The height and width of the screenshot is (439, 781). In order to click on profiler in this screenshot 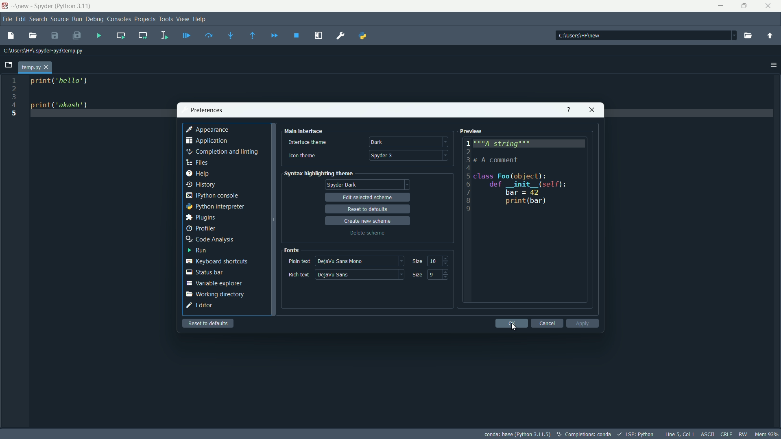, I will do `click(201, 229)`.